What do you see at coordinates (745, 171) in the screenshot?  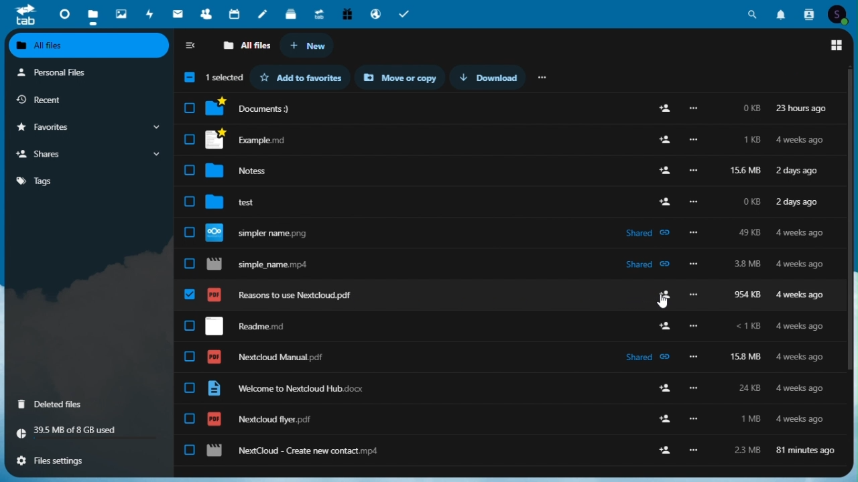 I see `156 kb` at bounding box center [745, 171].